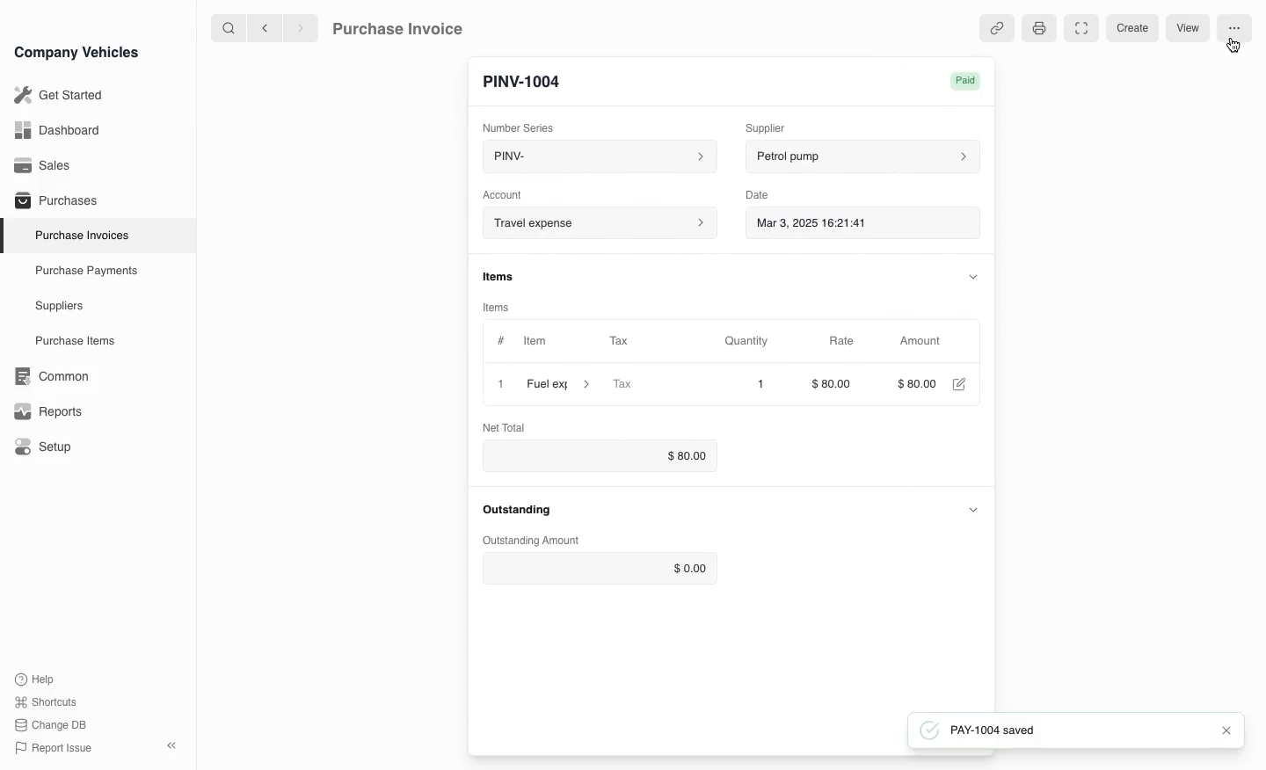 The height and width of the screenshot is (770, 1266). Describe the element at coordinates (48, 411) in the screenshot. I see `Reports` at that location.